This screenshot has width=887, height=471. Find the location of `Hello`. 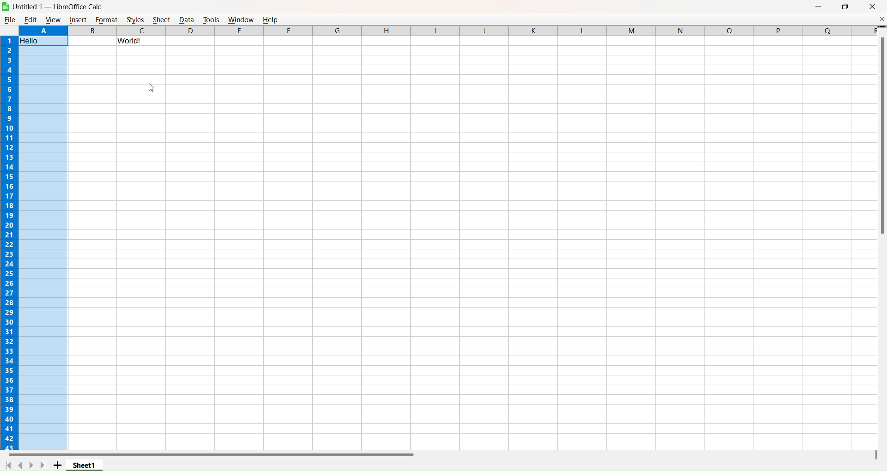

Hello is located at coordinates (30, 41).